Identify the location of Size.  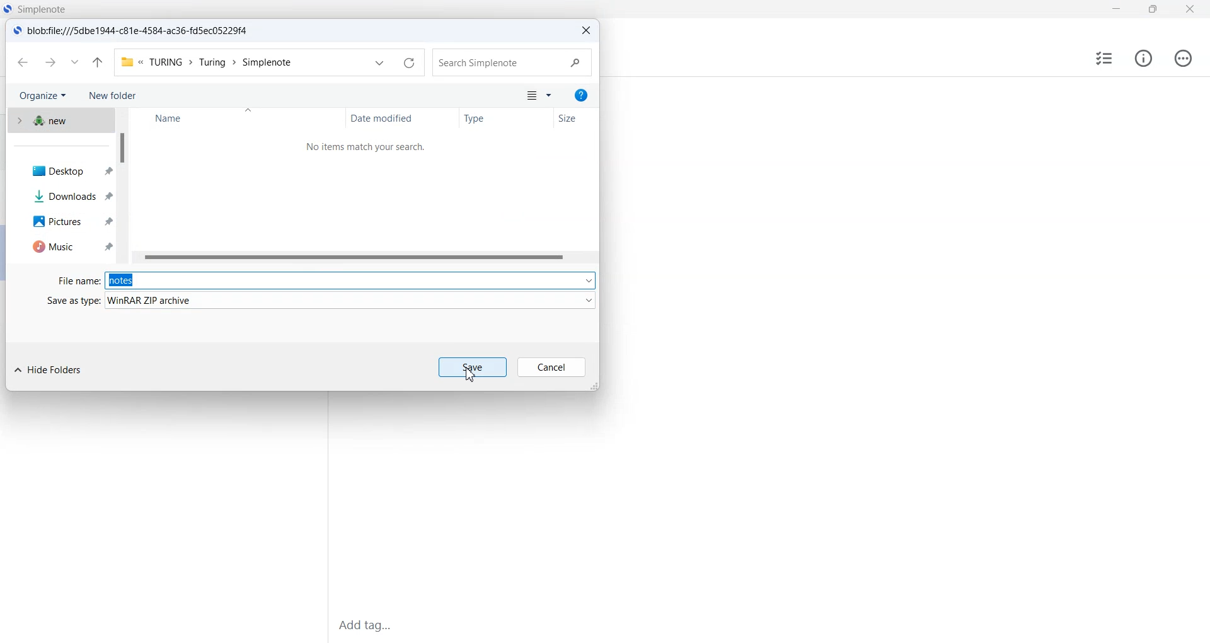
(575, 119).